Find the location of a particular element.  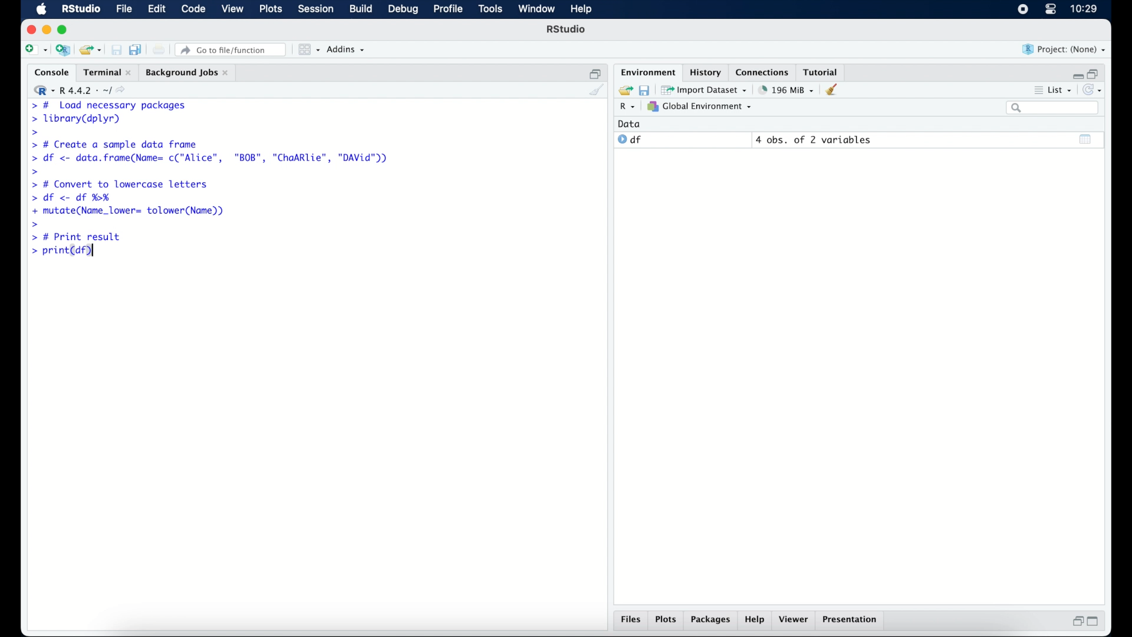

maximize is located at coordinates (64, 29).